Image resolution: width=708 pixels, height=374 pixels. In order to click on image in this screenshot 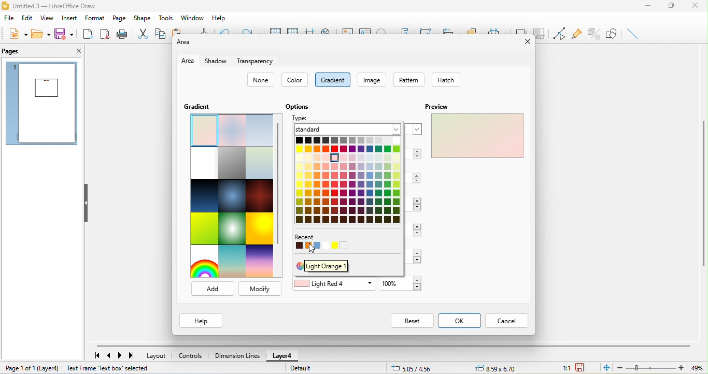, I will do `click(373, 79)`.